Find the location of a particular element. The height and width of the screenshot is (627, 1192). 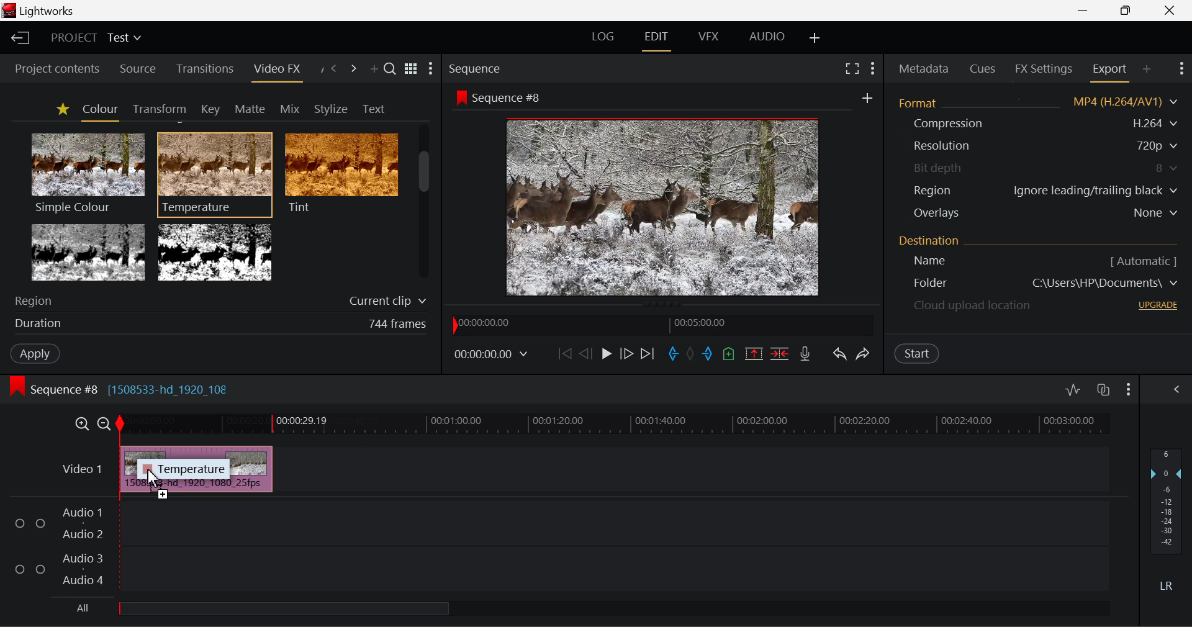

Close is located at coordinates (1170, 9).